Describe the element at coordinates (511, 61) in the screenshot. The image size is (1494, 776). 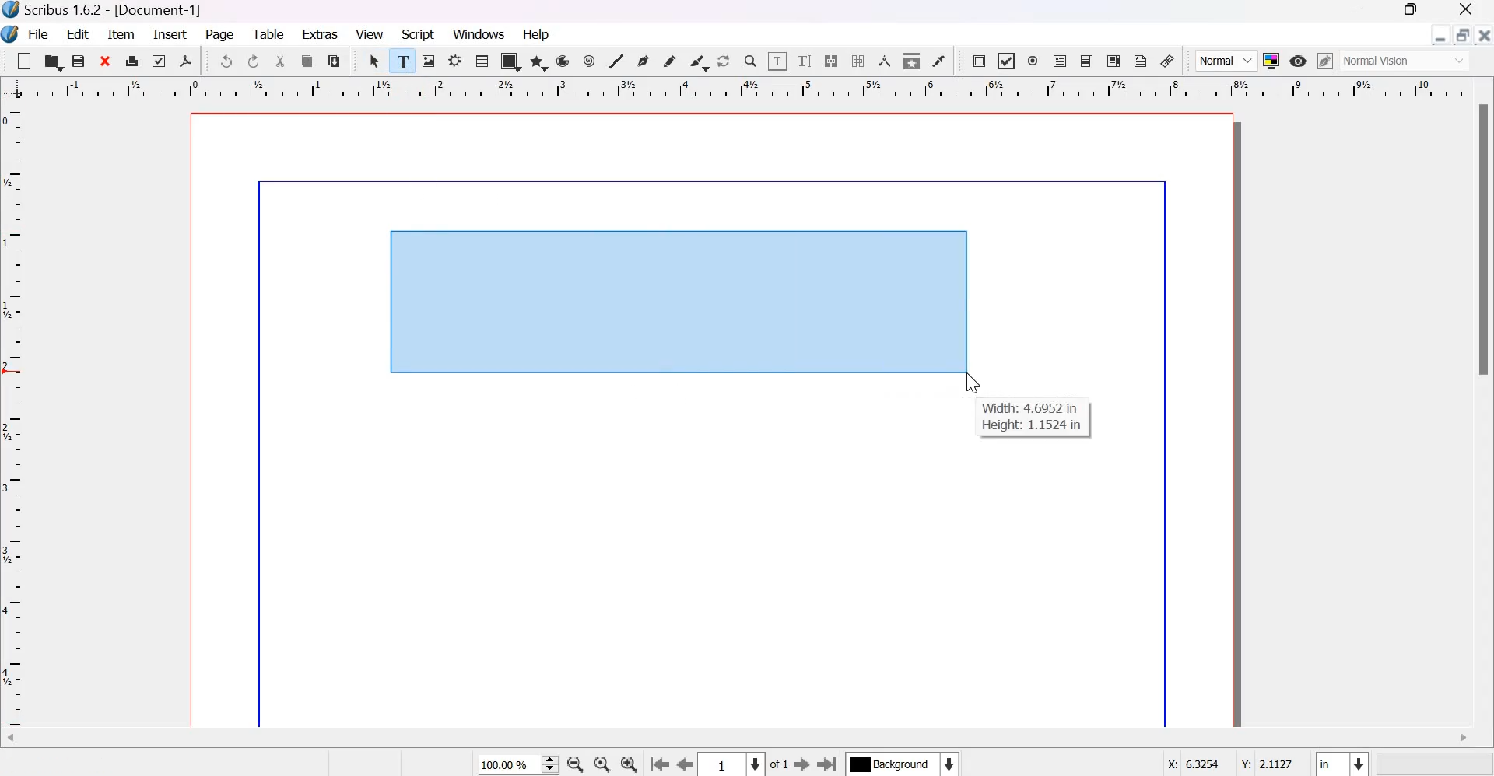
I see `shape` at that location.